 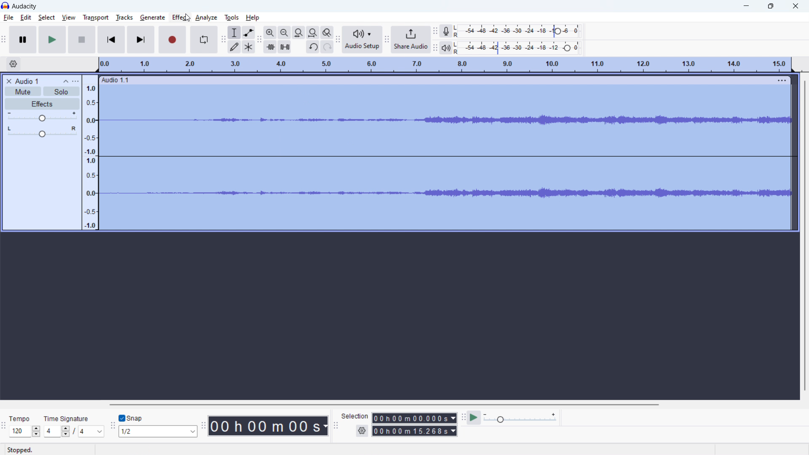 What do you see at coordinates (270, 46) in the screenshot?
I see `trim audio outside selection` at bounding box center [270, 46].